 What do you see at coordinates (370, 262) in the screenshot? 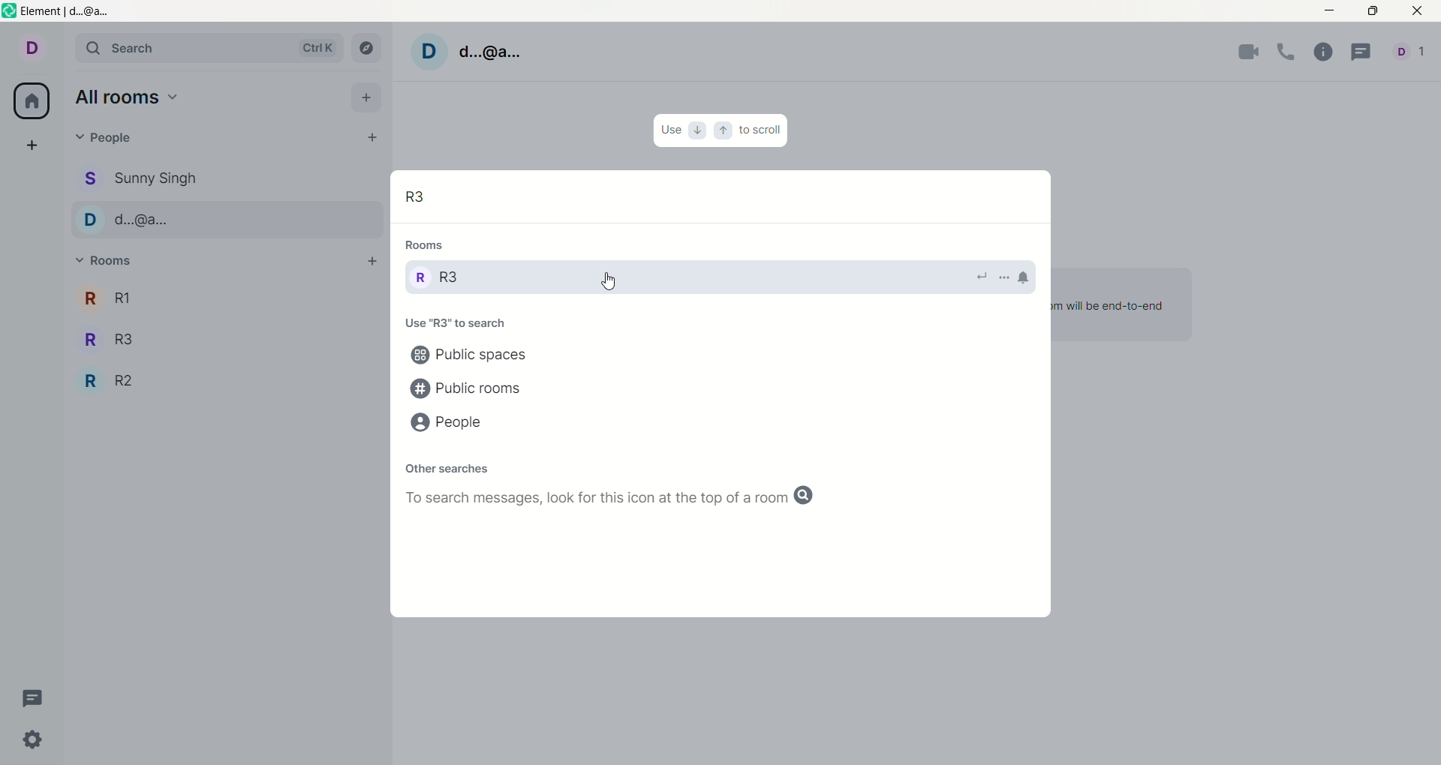
I see `add room` at bounding box center [370, 262].